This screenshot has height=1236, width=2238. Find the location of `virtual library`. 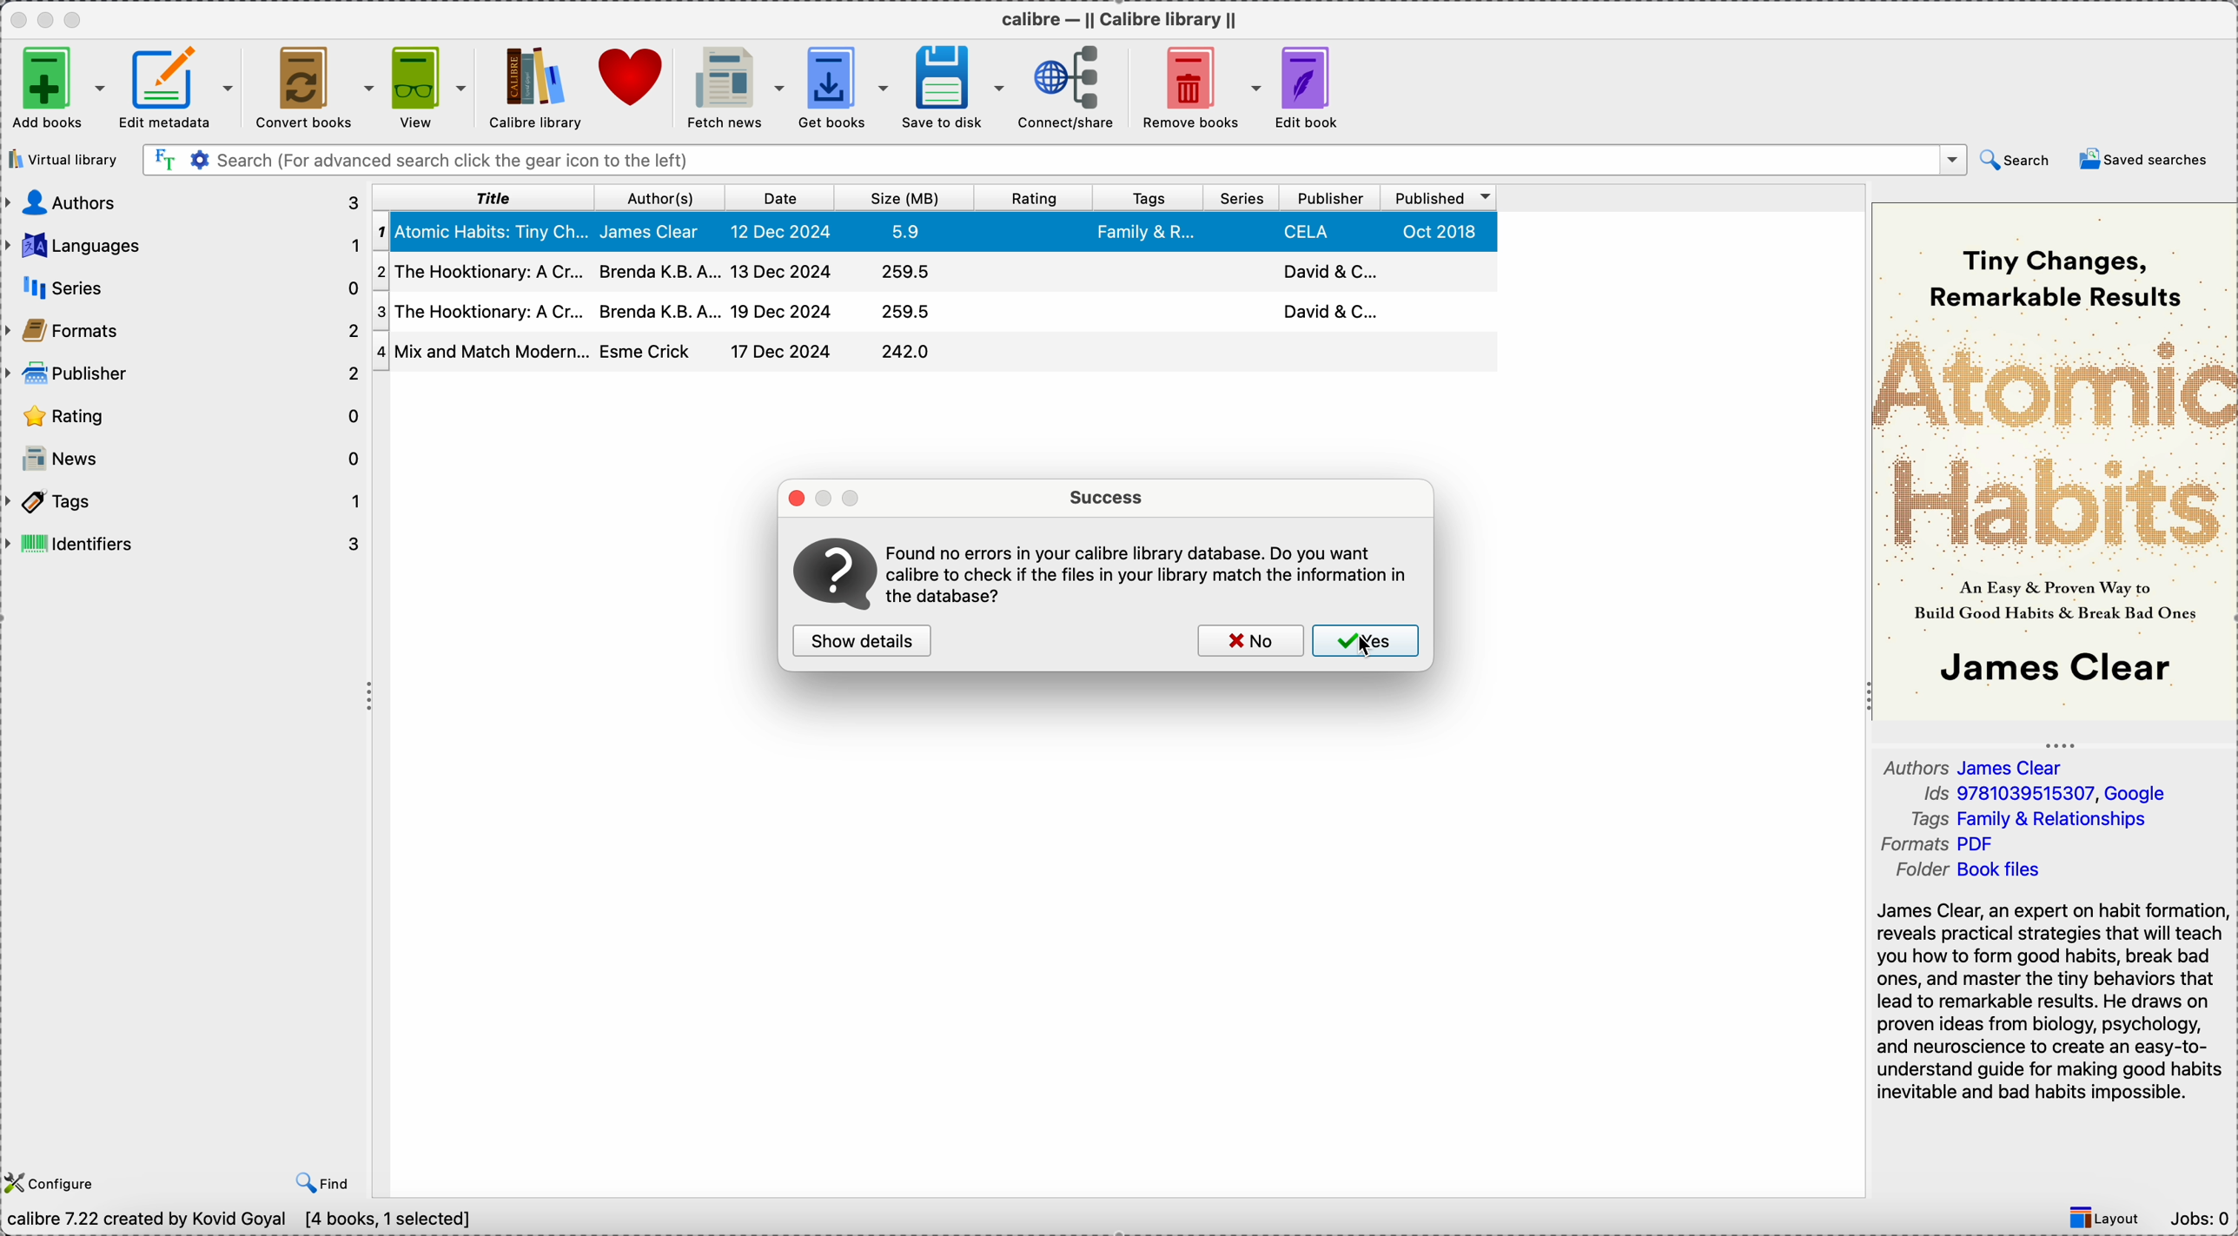

virtual library is located at coordinates (63, 158).